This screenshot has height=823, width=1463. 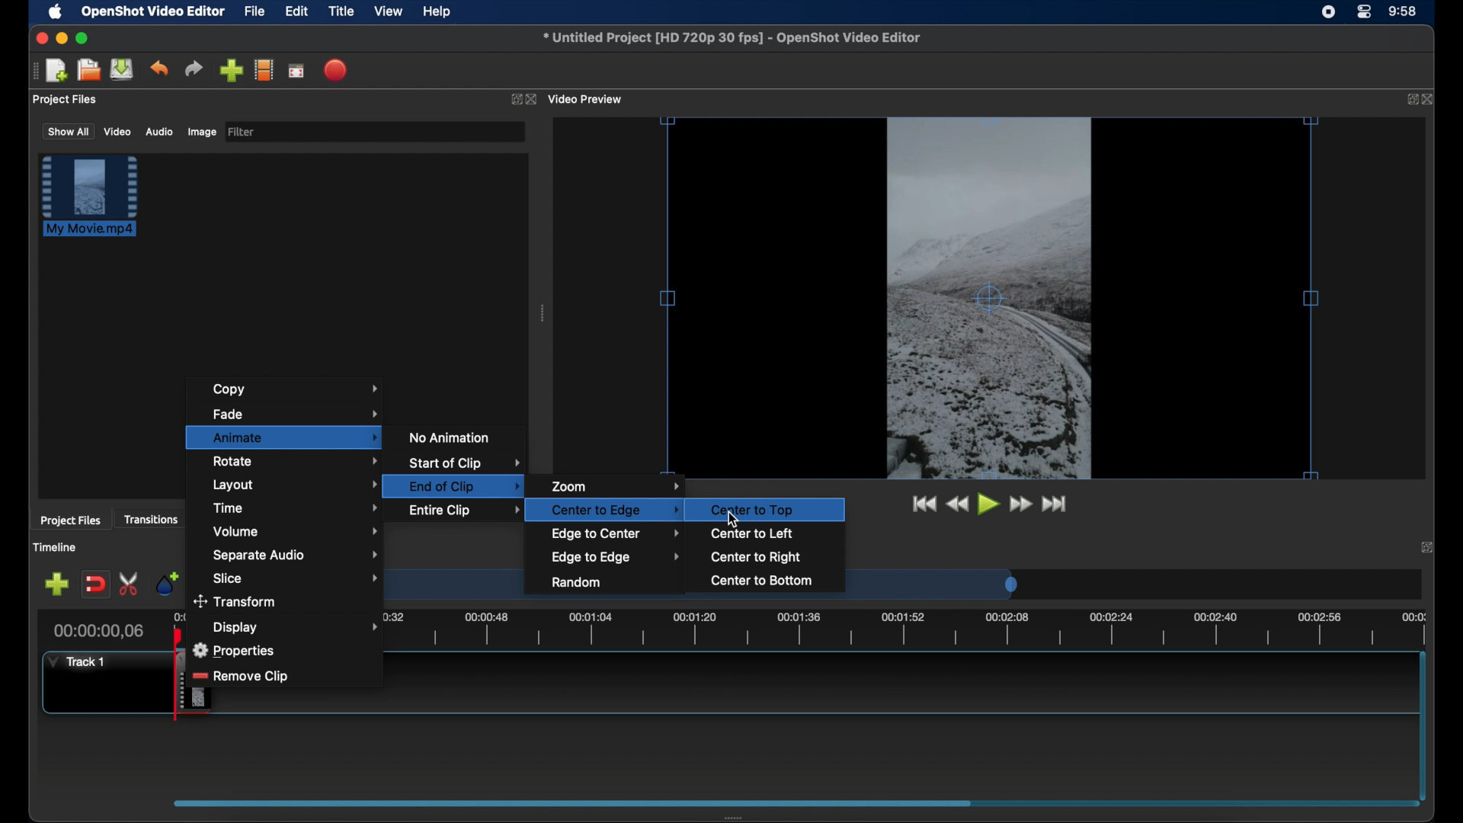 I want to click on 0.00, so click(x=181, y=618).